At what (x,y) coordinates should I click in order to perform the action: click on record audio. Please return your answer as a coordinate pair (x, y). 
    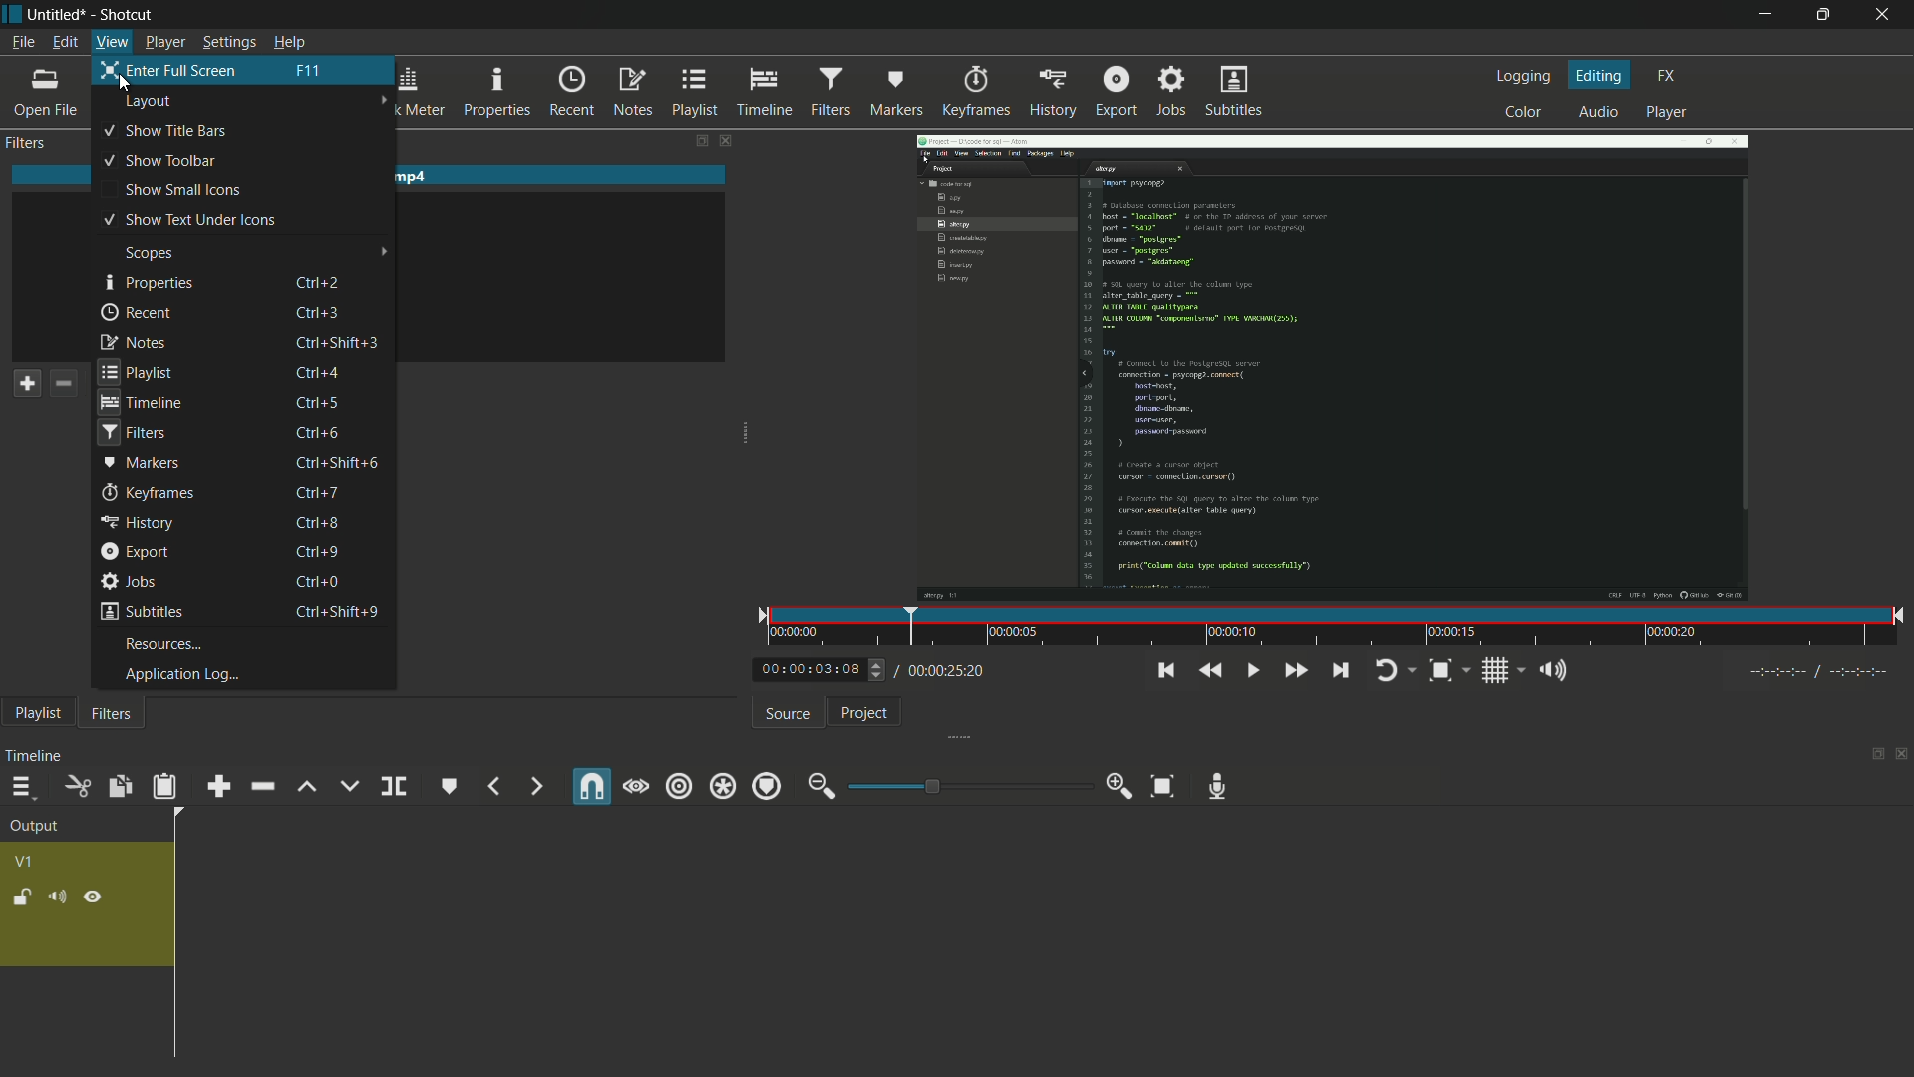
    Looking at the image, I should click on (1221, 786).